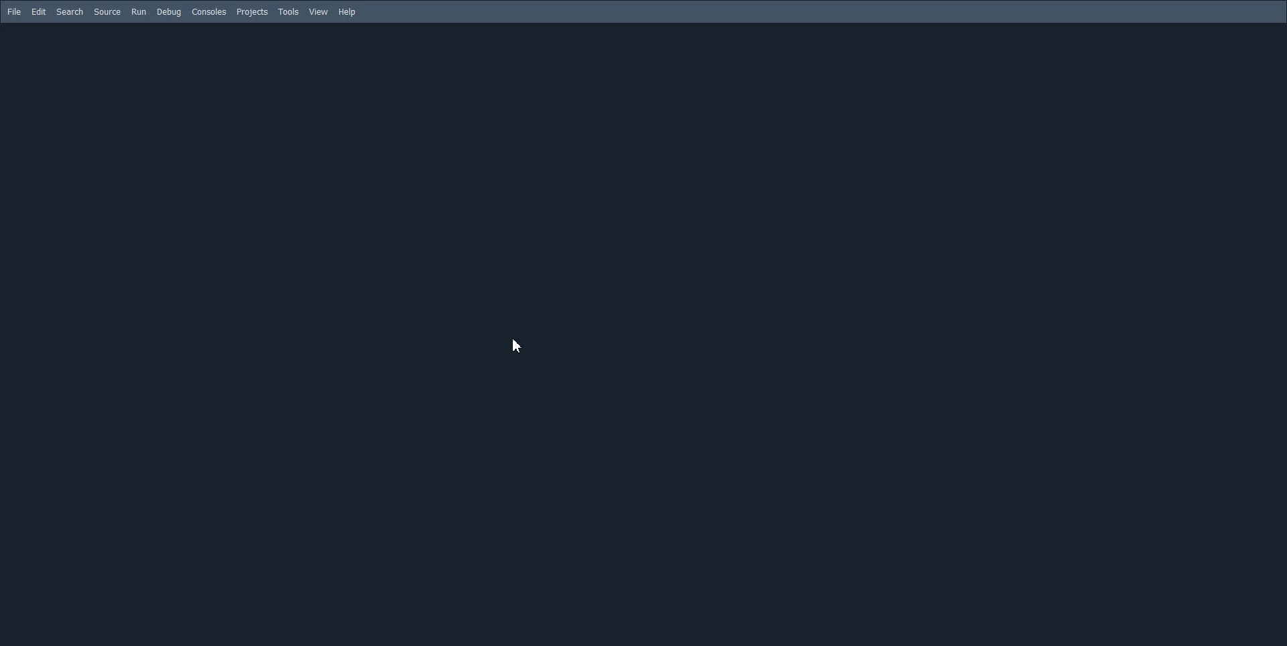  Describe the element at coordinates (515, 347) in the screenshot. I see `Cursor` at that location.